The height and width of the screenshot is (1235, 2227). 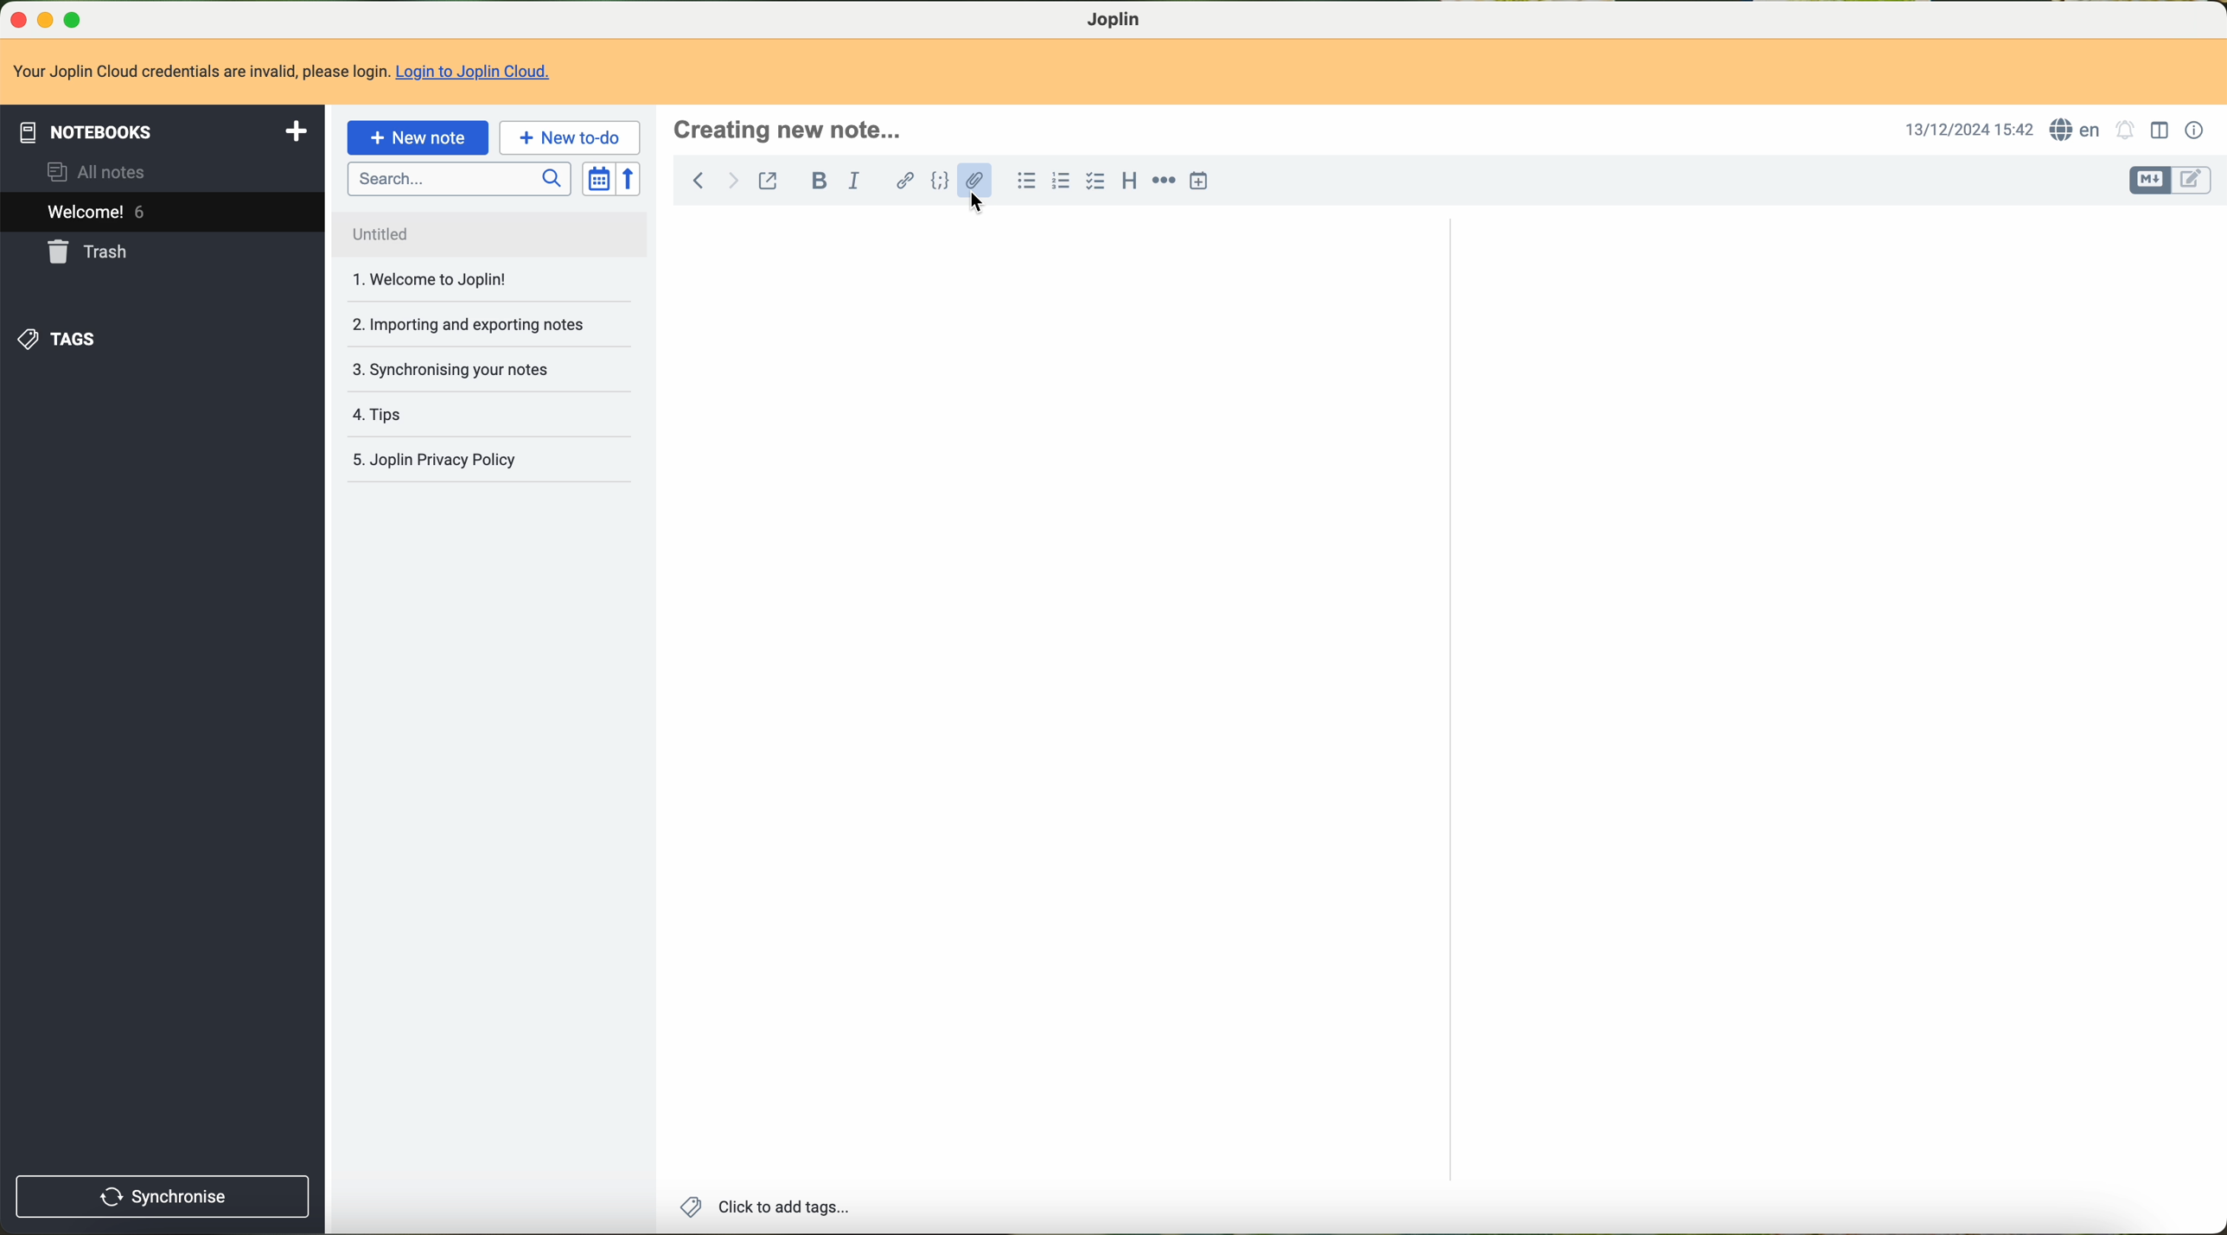 What do you see at coordinates (733, 181) in the screenshot?
I see `navigate foward` at bounding box center [733, 181].